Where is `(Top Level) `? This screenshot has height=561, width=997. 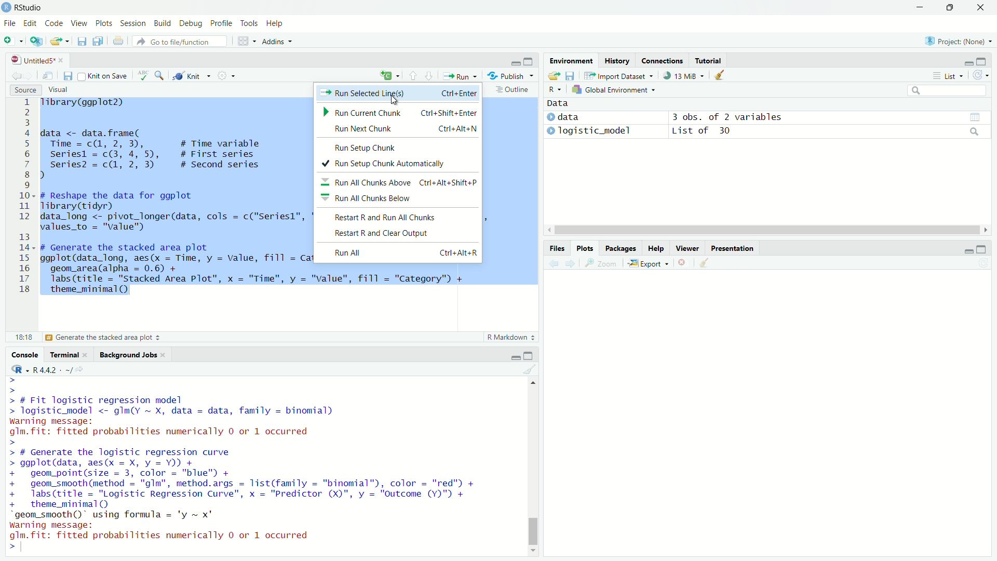
(Top Level)  is located at coordinates (105, 339).